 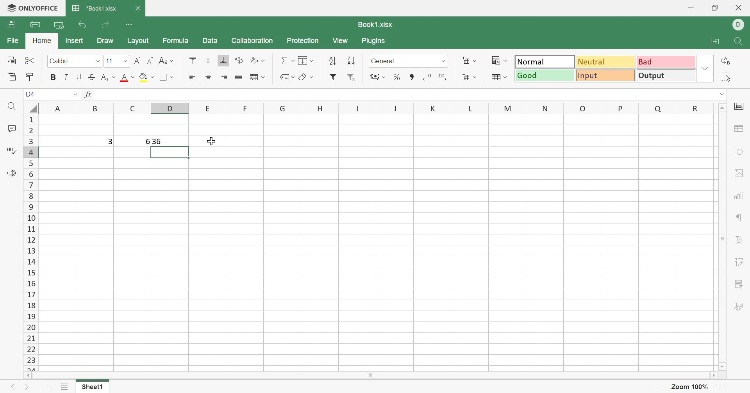 What do you see at coordinates (740, 173) in the screenshot?
I see `Image settings` at bounding box center [740, 173].